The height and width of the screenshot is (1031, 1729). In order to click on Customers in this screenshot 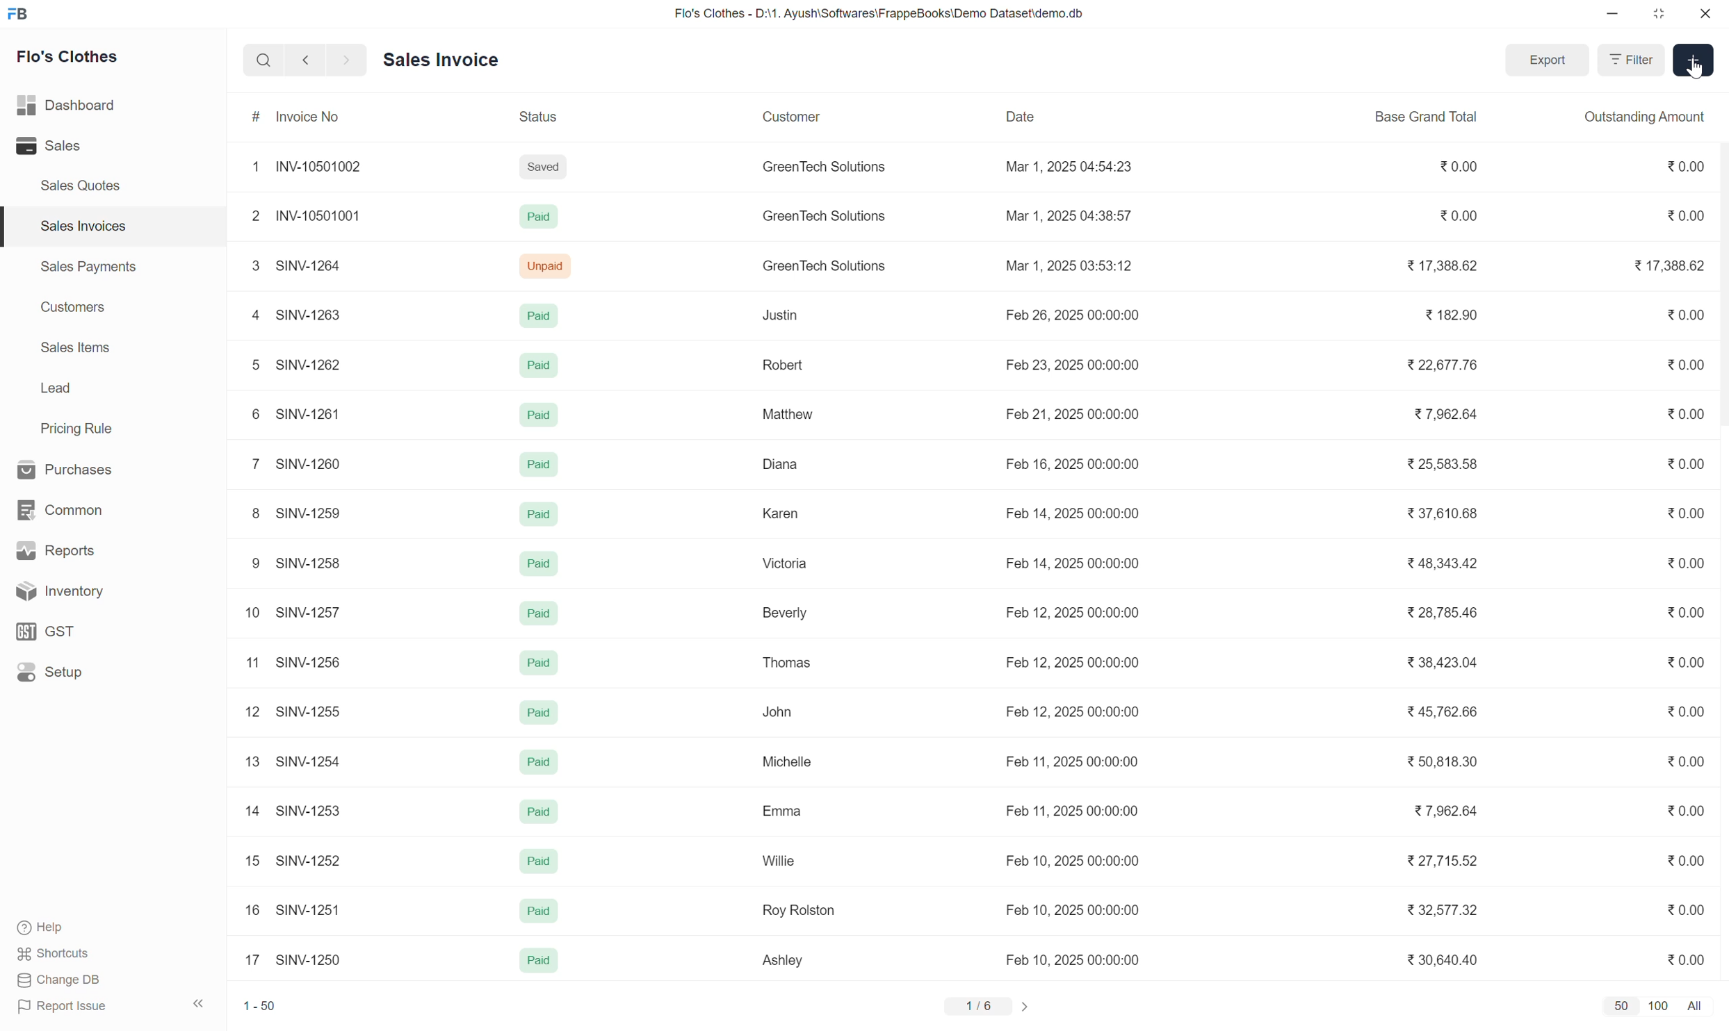, I will do `click(71, 309)`.